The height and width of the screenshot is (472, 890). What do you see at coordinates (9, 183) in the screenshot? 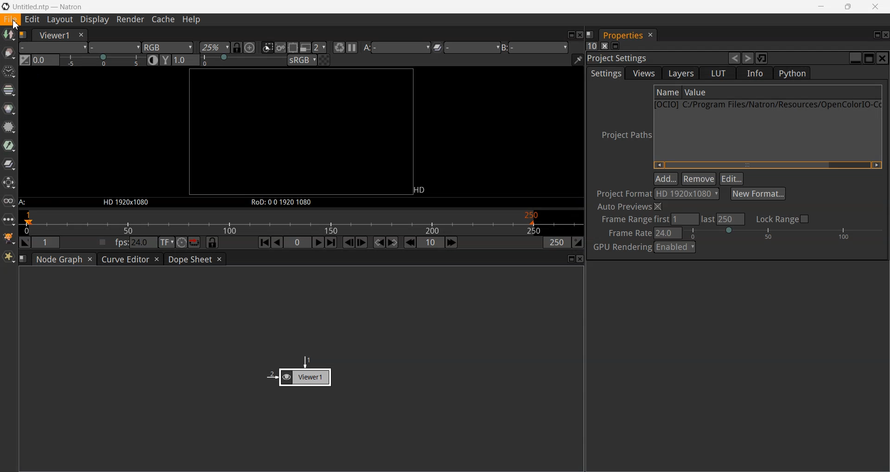
I see `Transform` at bounding box center [9, 183].